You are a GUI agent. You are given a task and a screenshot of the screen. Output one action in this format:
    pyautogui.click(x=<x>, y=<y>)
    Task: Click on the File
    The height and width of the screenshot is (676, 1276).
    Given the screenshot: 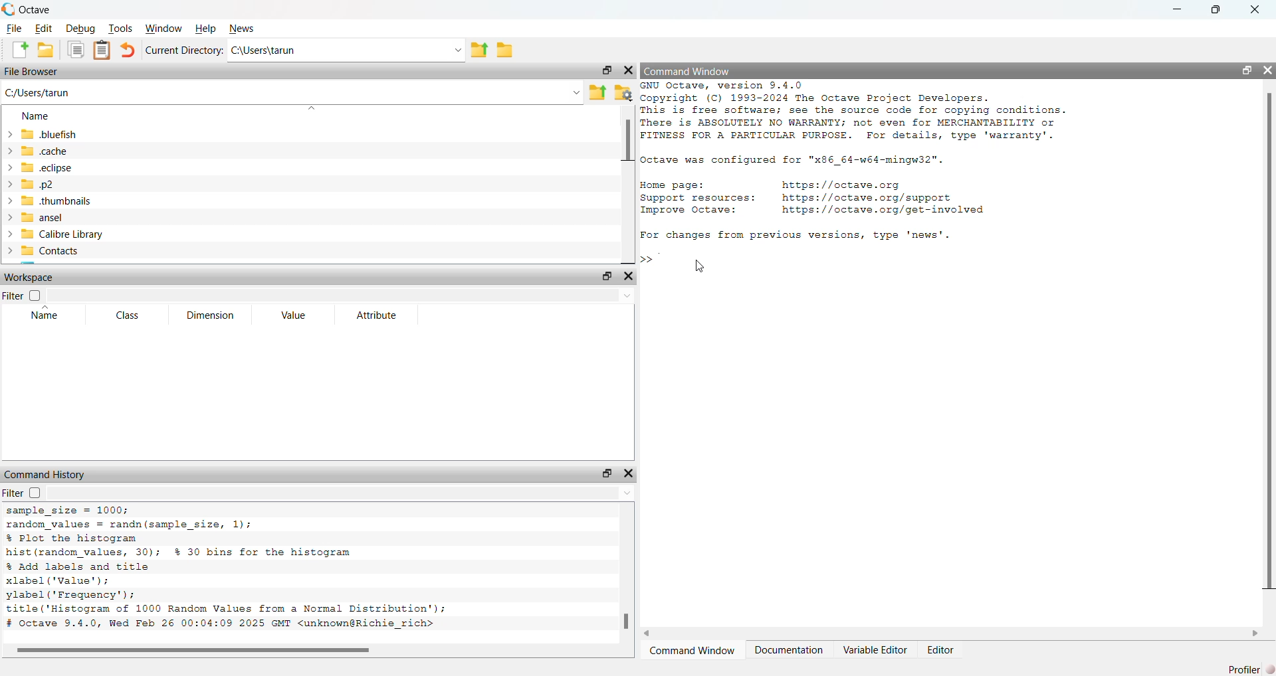 What is the action you would take?
    pyautogui.click(x=14, y=29)
    